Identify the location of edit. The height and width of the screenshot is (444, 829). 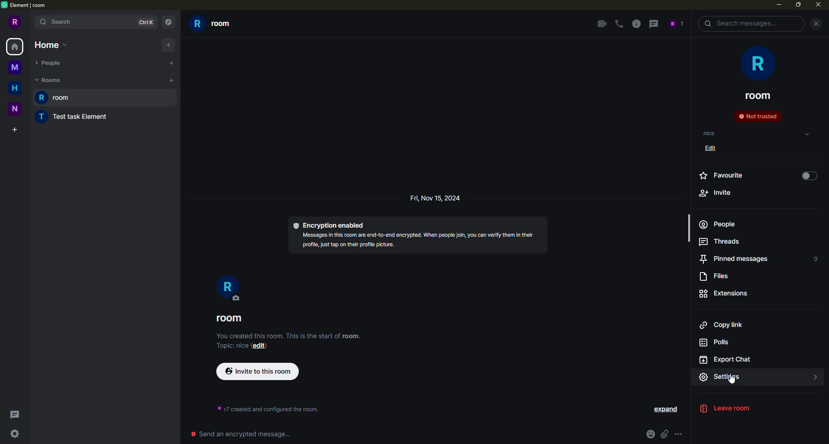
(714, 149).